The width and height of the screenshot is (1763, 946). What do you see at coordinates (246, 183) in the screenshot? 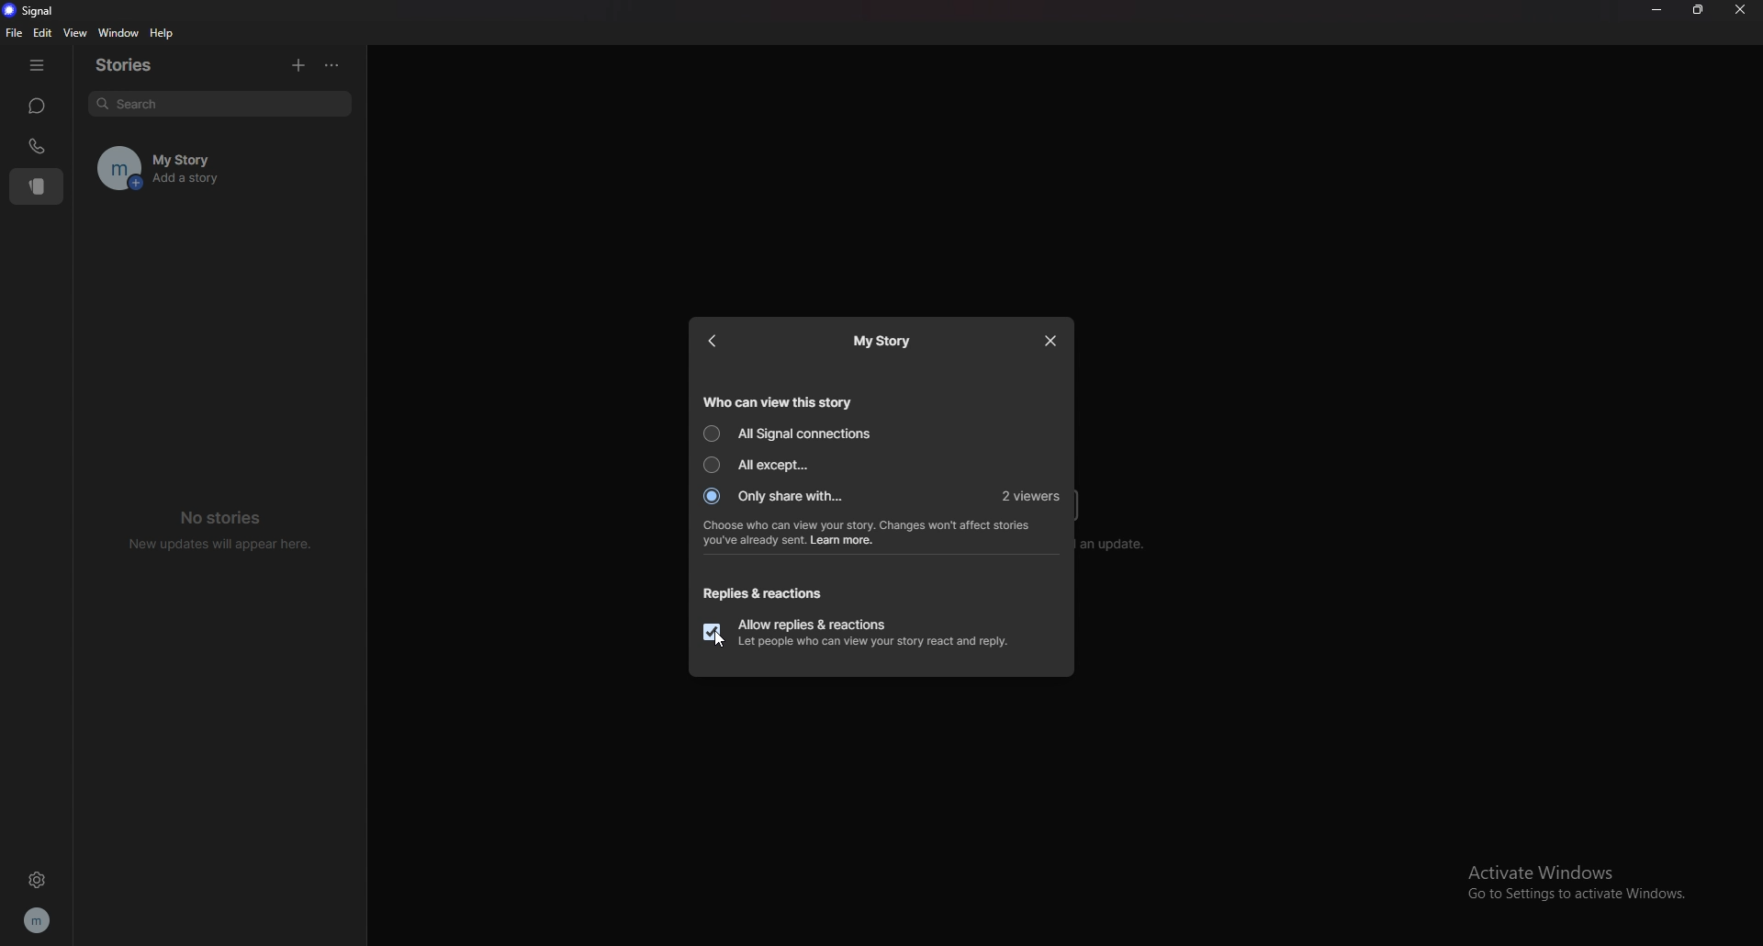
I see `Add a story` at bounding box center [246, 183].